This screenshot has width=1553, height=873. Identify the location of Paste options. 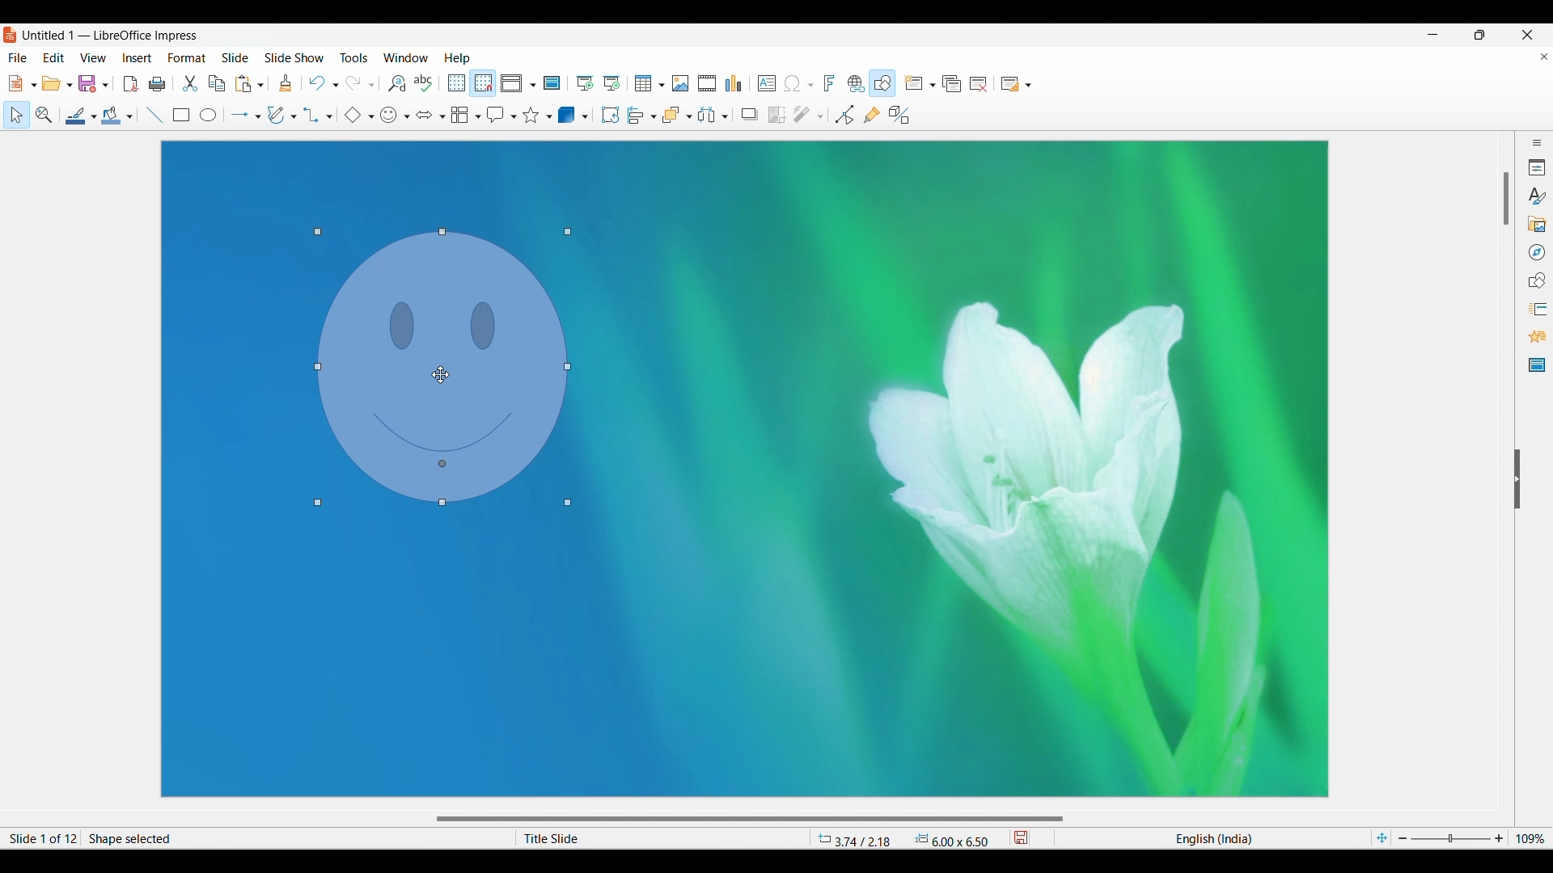
(260, 86).